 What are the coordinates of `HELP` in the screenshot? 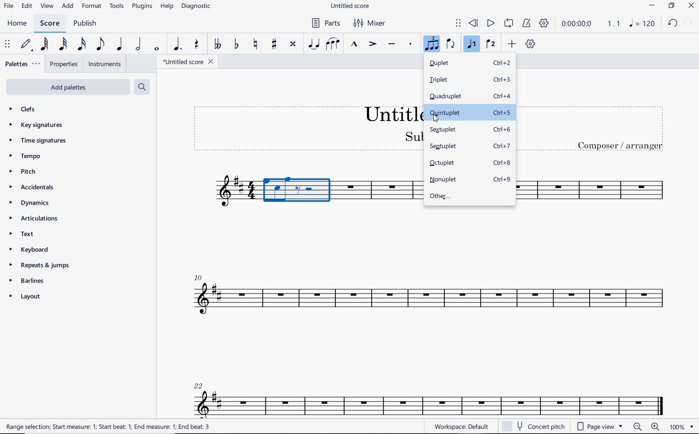 It's located at (167, 7).